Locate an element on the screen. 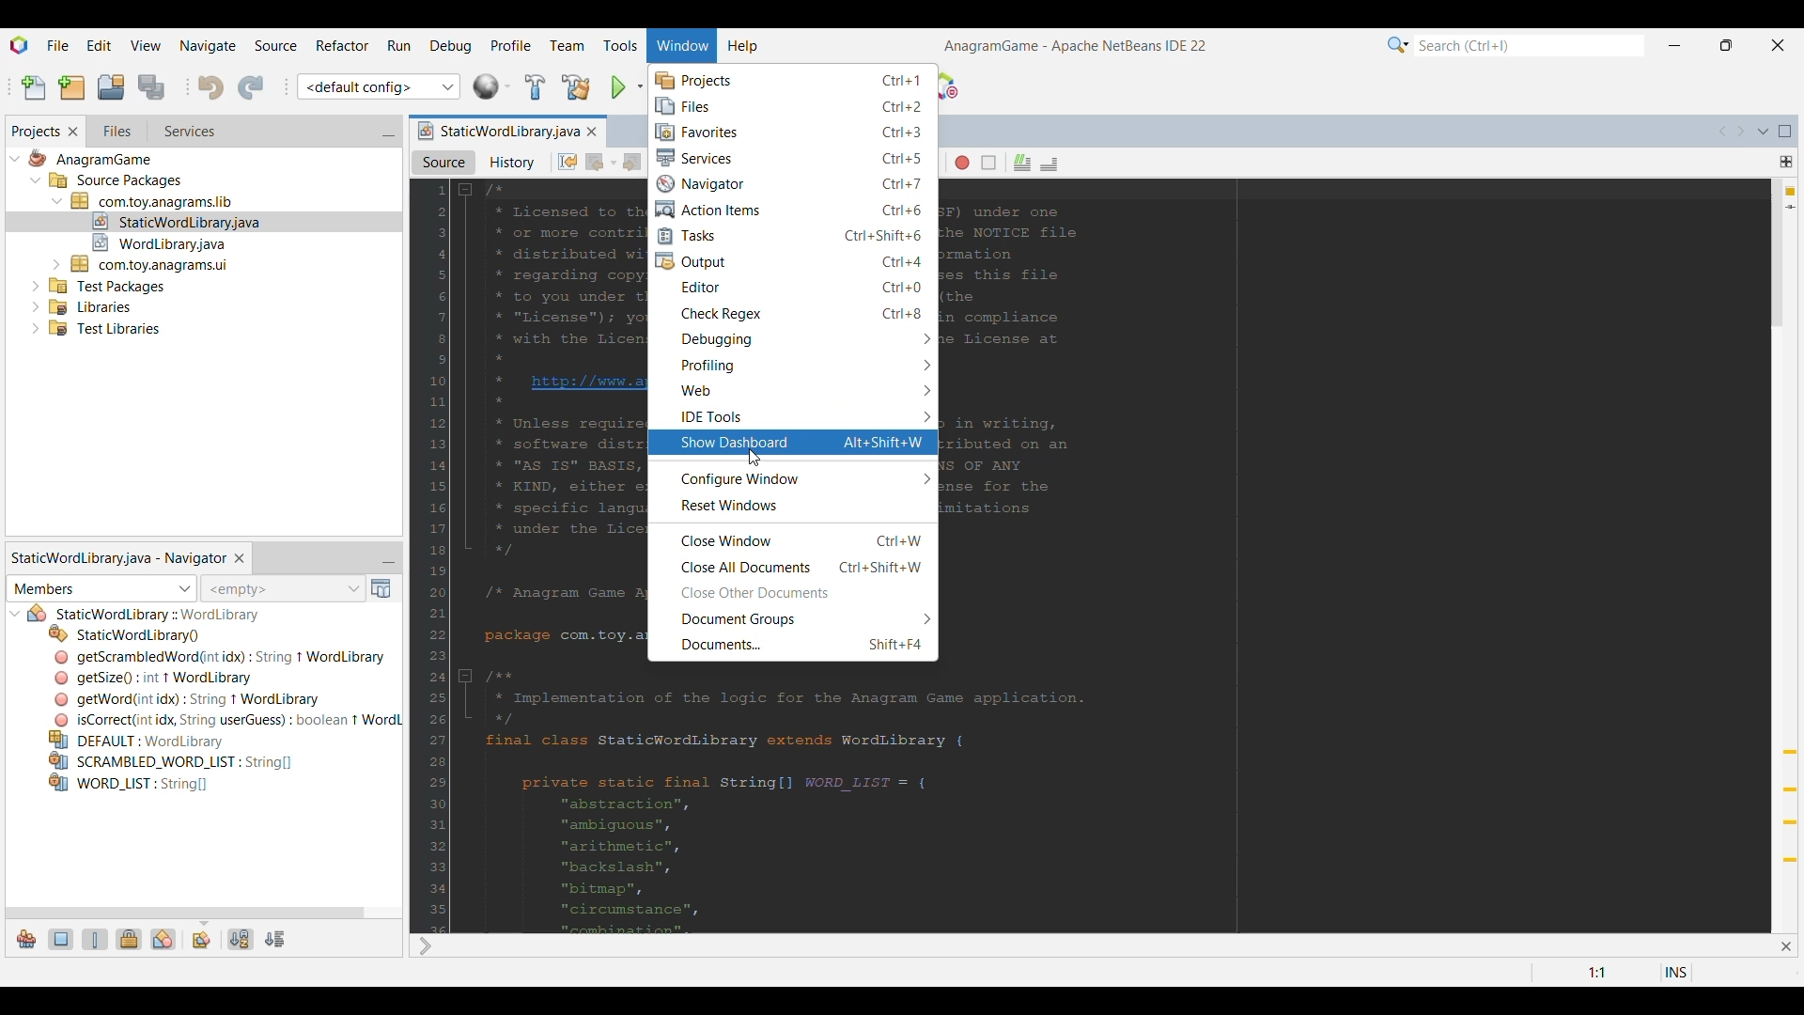 The height and width of the screenshot is (1015, 1804). New file is located at coordinates (34, 88).